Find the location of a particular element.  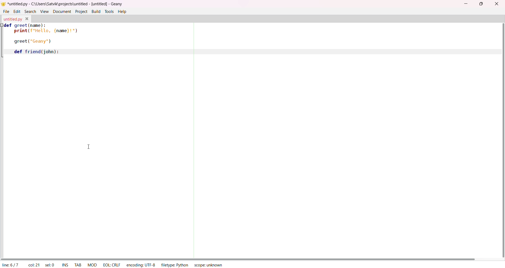

tools is located at coordinates (109, 12).